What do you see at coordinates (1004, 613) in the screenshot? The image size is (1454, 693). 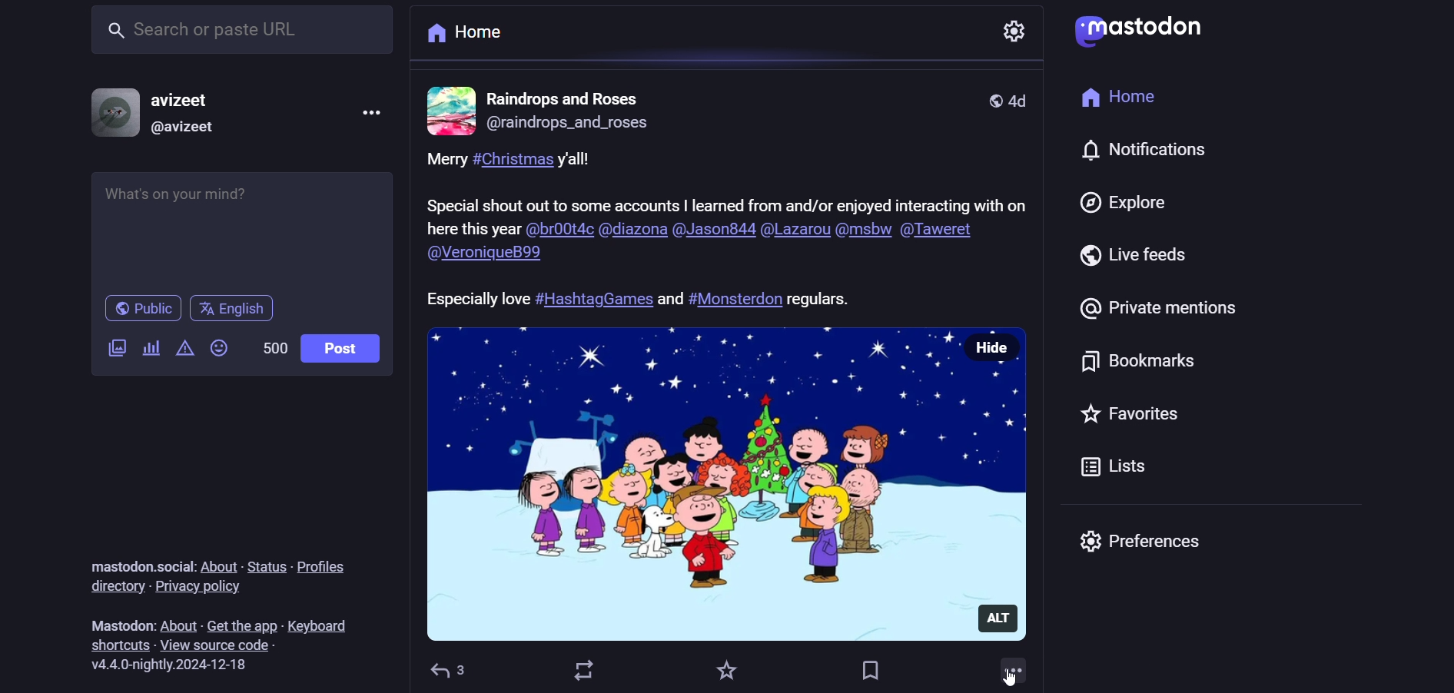 I see `ALT` at bounding box center [1004, 613].